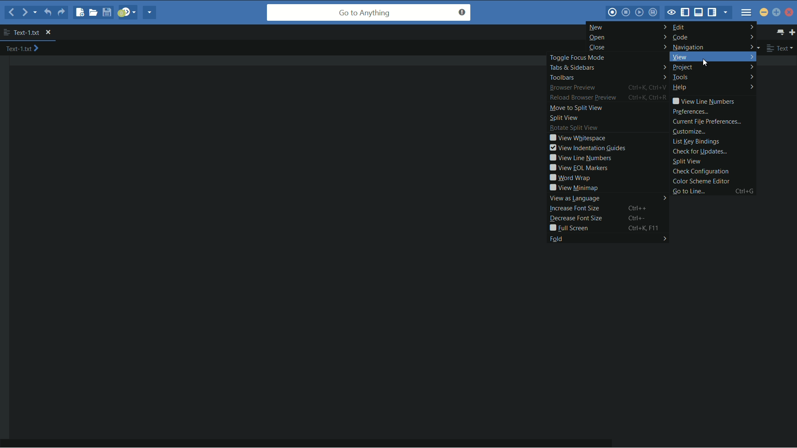 This screenshot has height=448, width=797. I want to click on current file preferences, so click(707, 122).